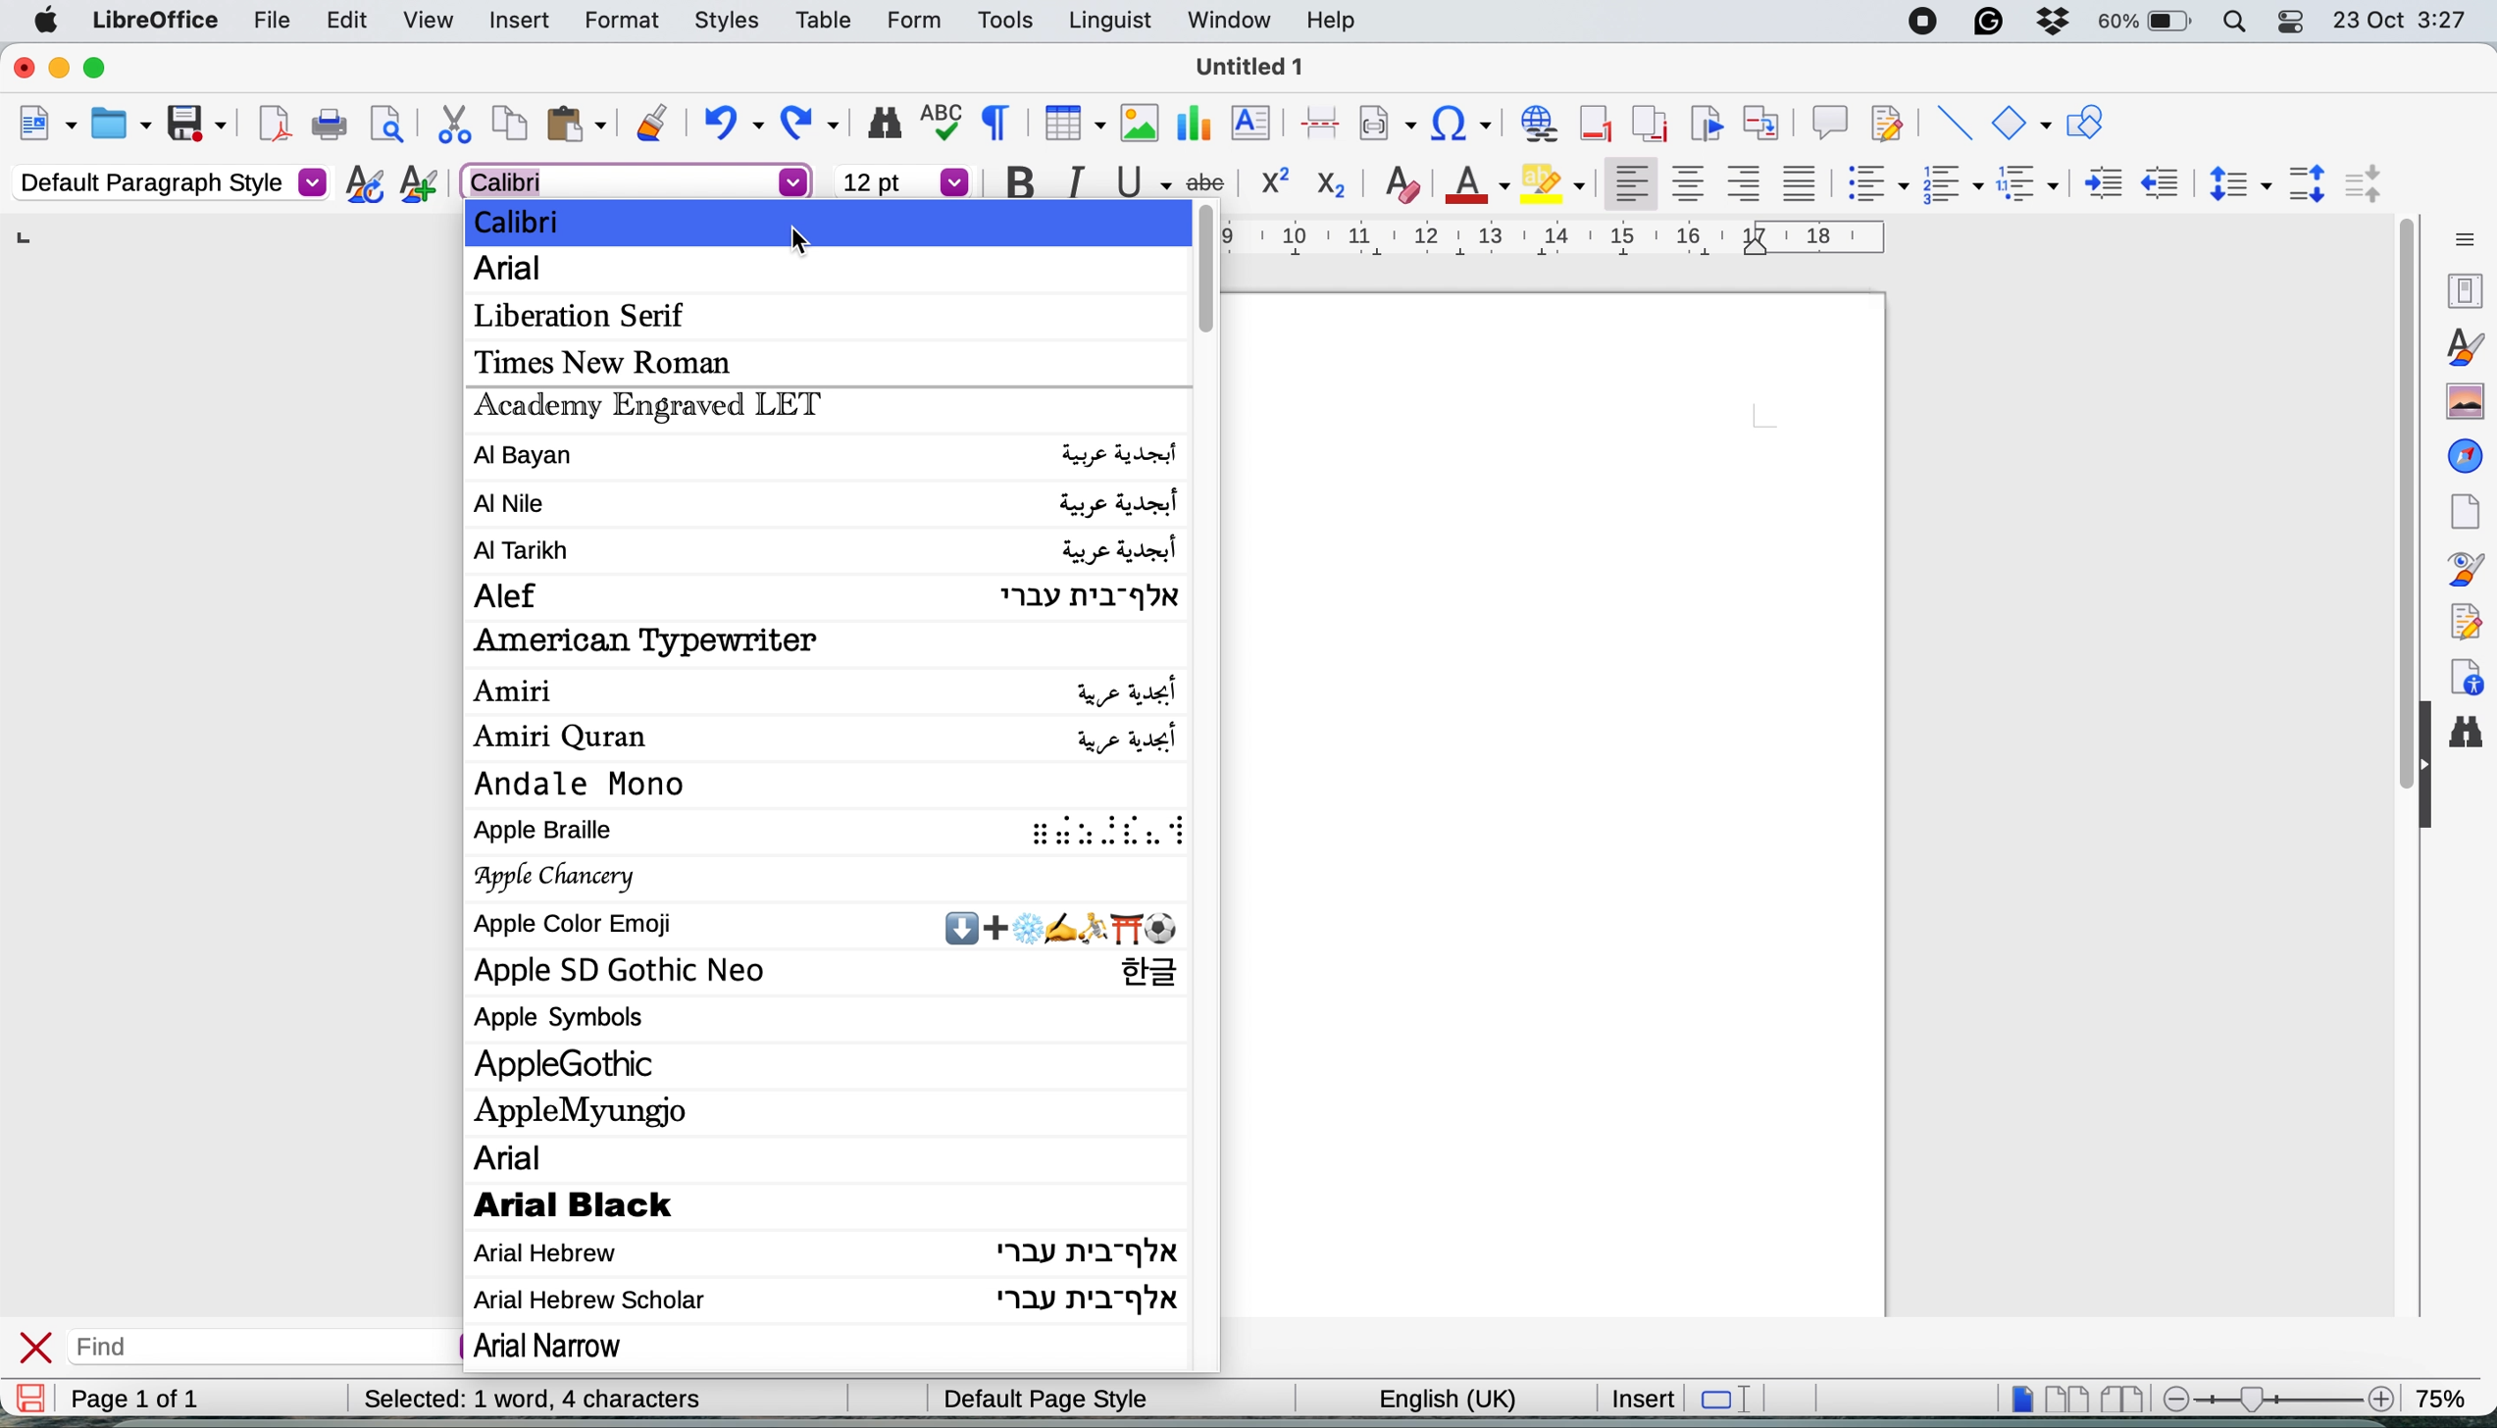 The height and width of the screenshot is (1428, 2497). Describe the element at coordinates (1435, 1397) in the screenshot. I see `english uk` at that location.